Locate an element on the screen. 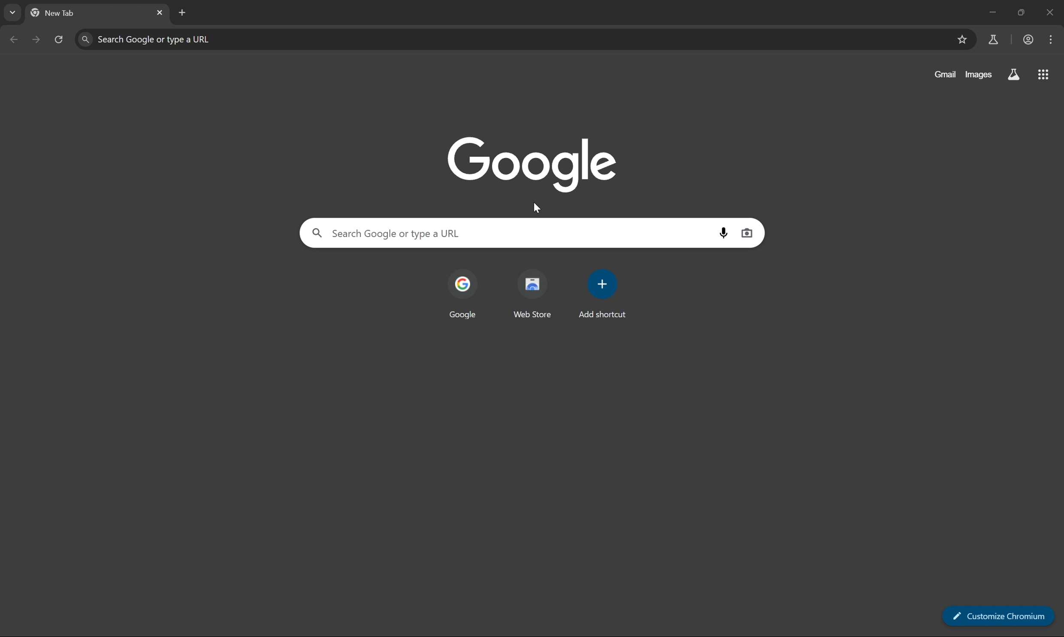 Image resolution: width=1064 pixels, height=637 pixels. reload is located at coordinates (61, 39).